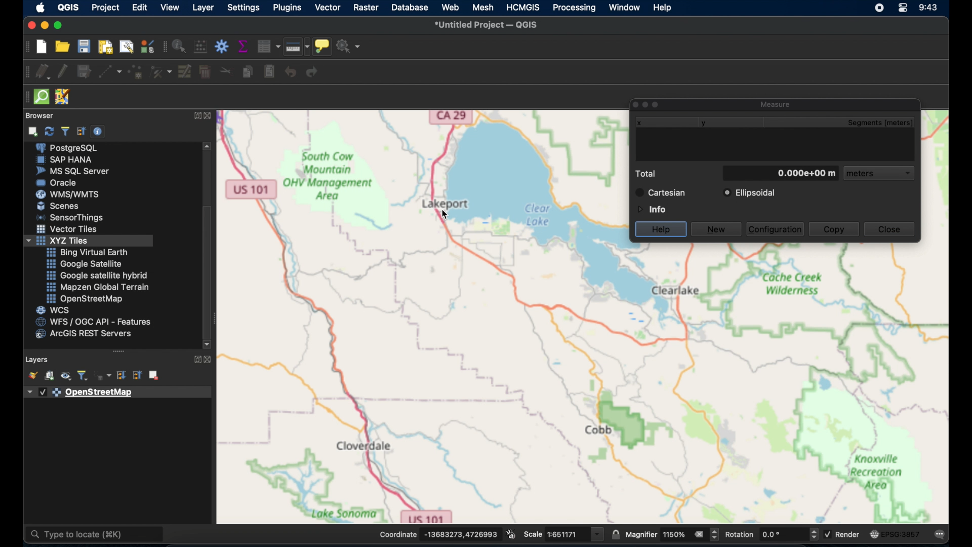 The height and width of the screenshot is (547, 972). Describe the element at coordinates (905, 9) in the screenshot. I see `control center` at that location.